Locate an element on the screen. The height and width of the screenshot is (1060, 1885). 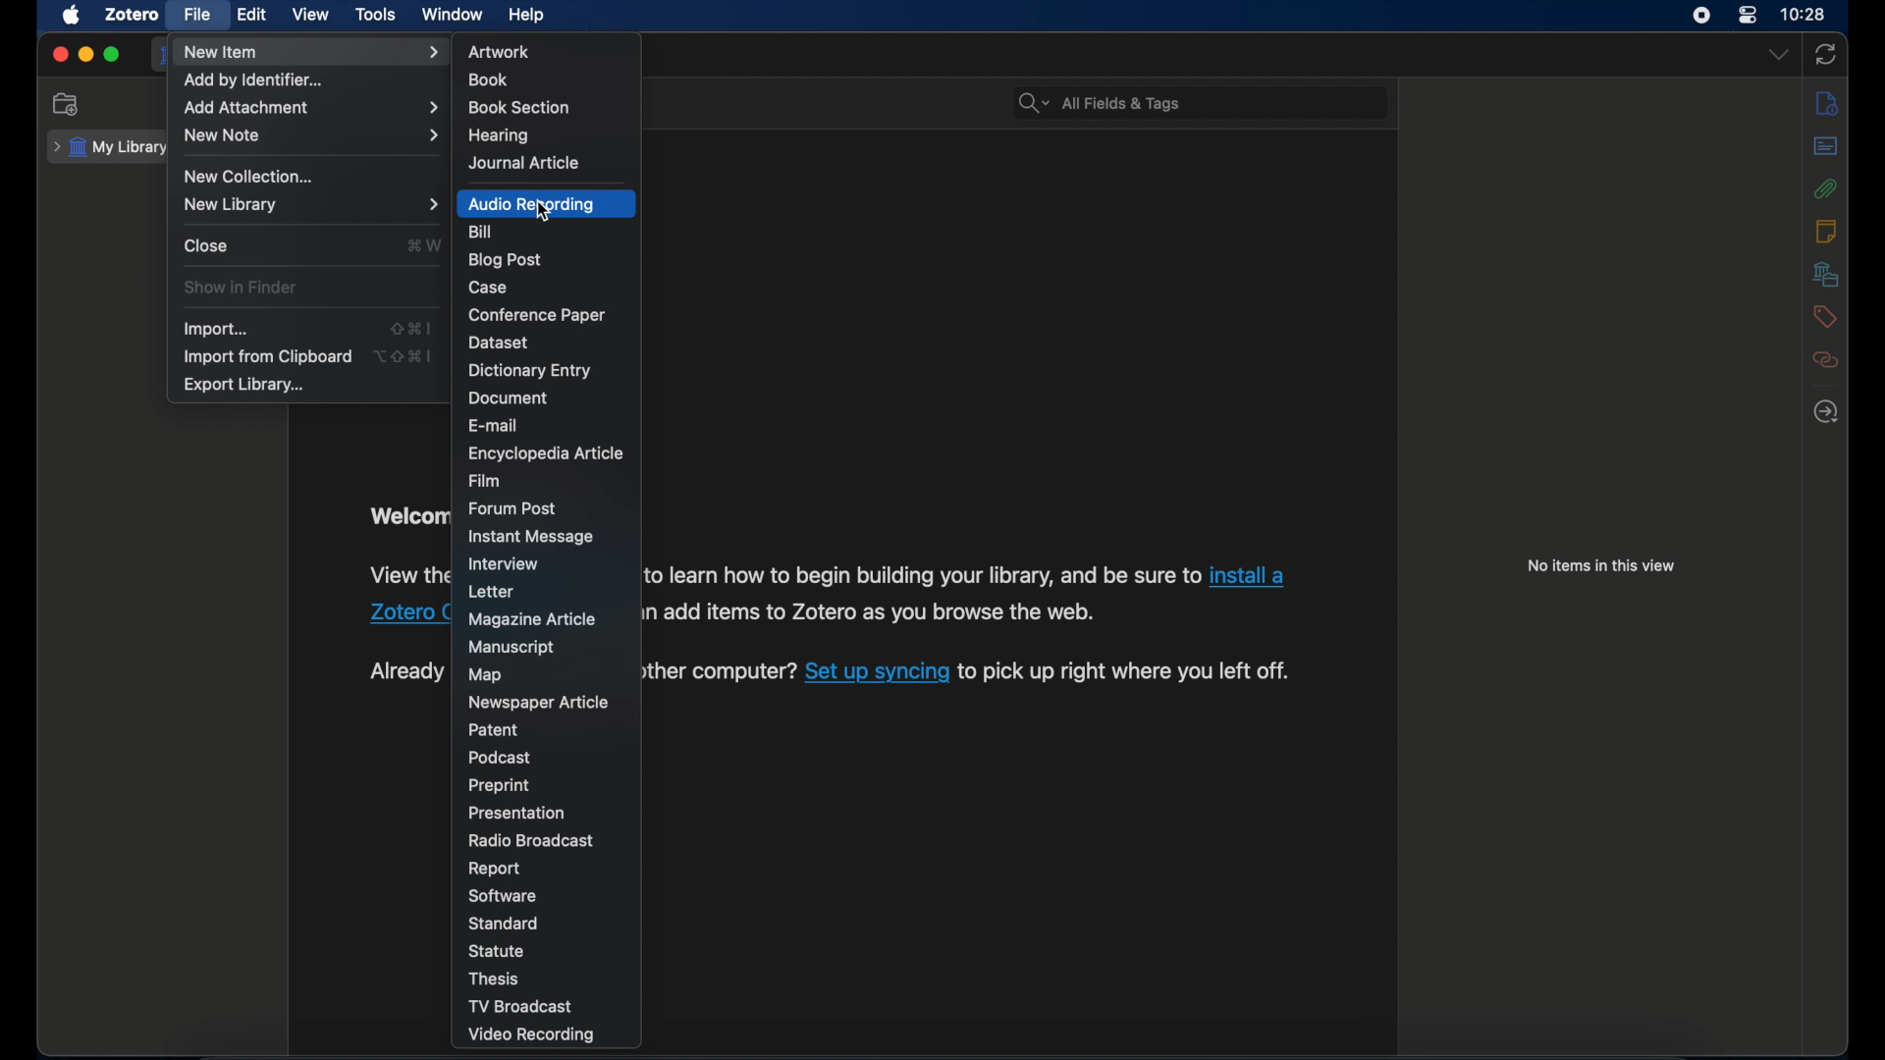
info is located at coordinates (1827, 103).